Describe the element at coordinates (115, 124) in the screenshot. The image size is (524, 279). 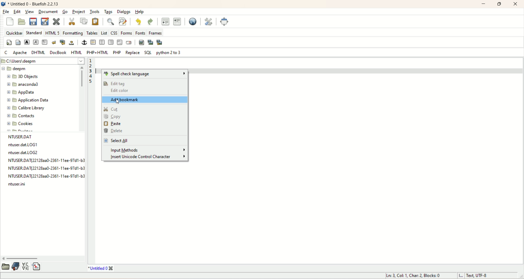
I see `paste` at that location.